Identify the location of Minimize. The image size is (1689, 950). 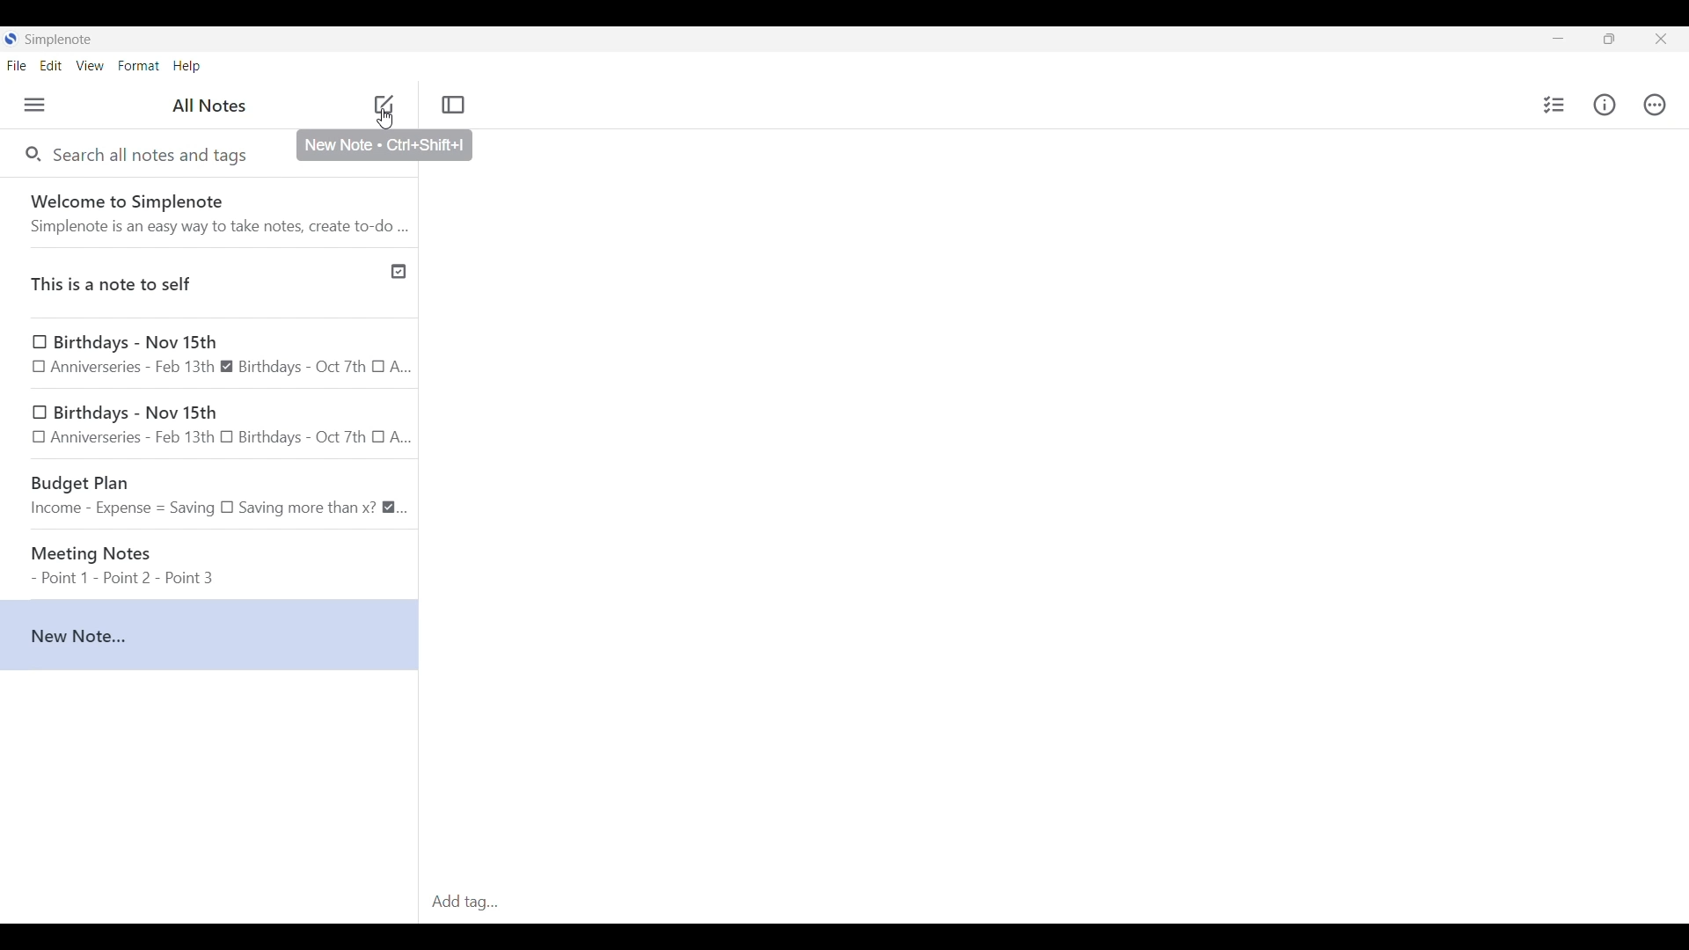
(1558, 39).